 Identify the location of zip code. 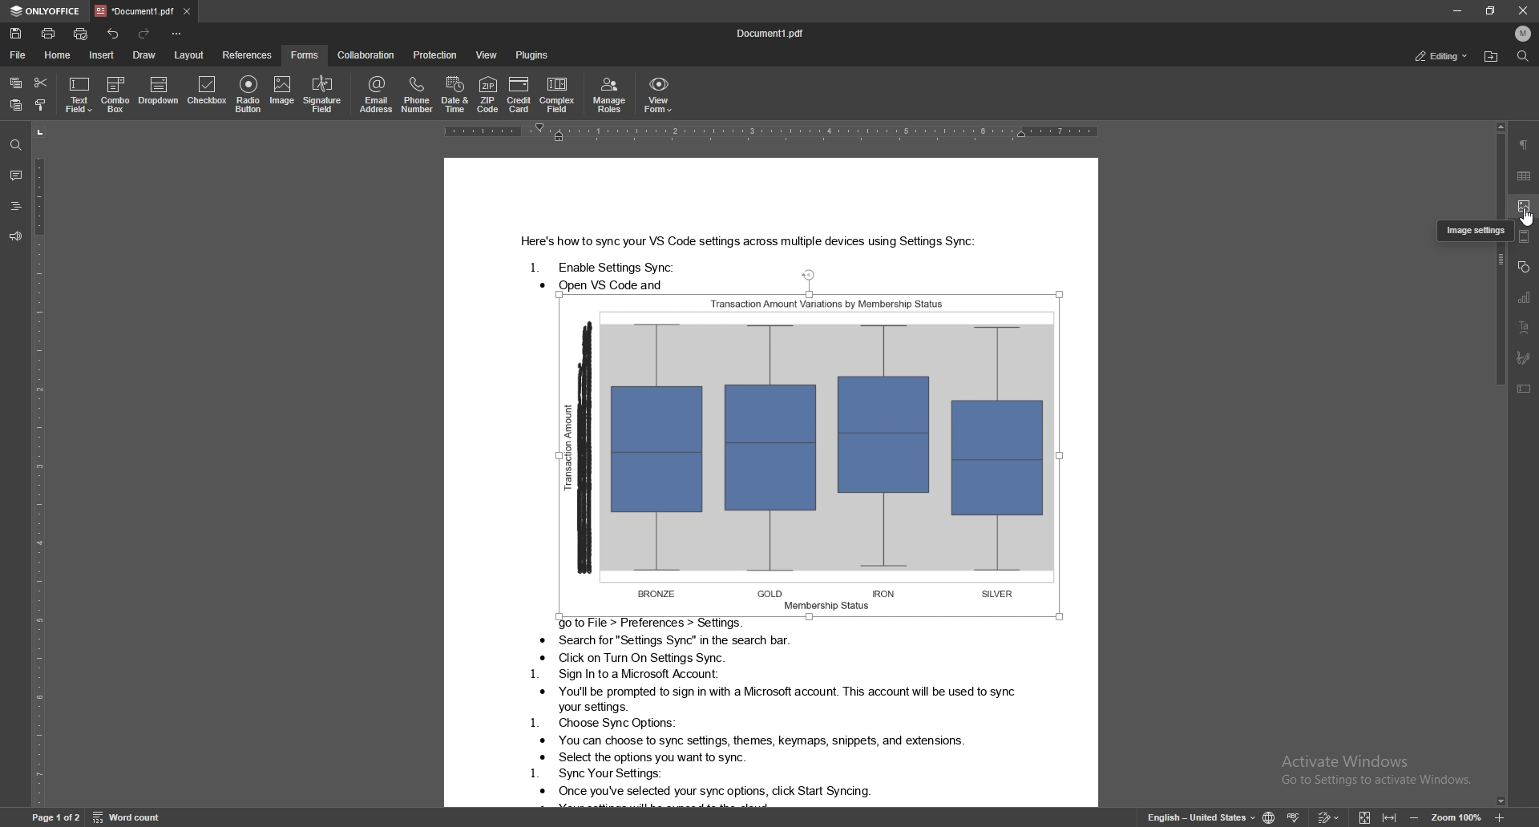
(488, 94).